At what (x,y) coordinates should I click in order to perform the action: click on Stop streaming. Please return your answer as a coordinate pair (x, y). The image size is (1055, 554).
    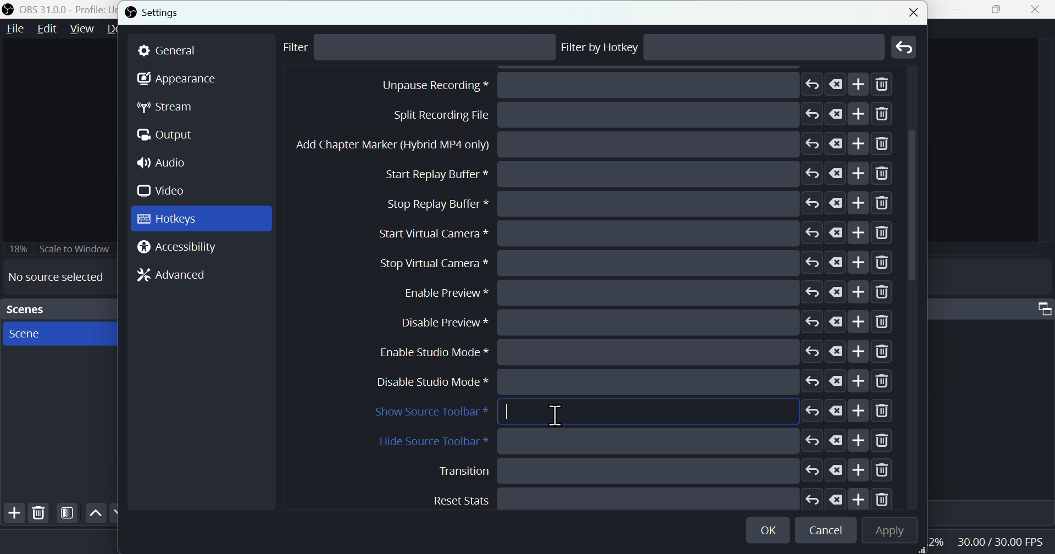
    Looking at the image, I should click on (609, 86).